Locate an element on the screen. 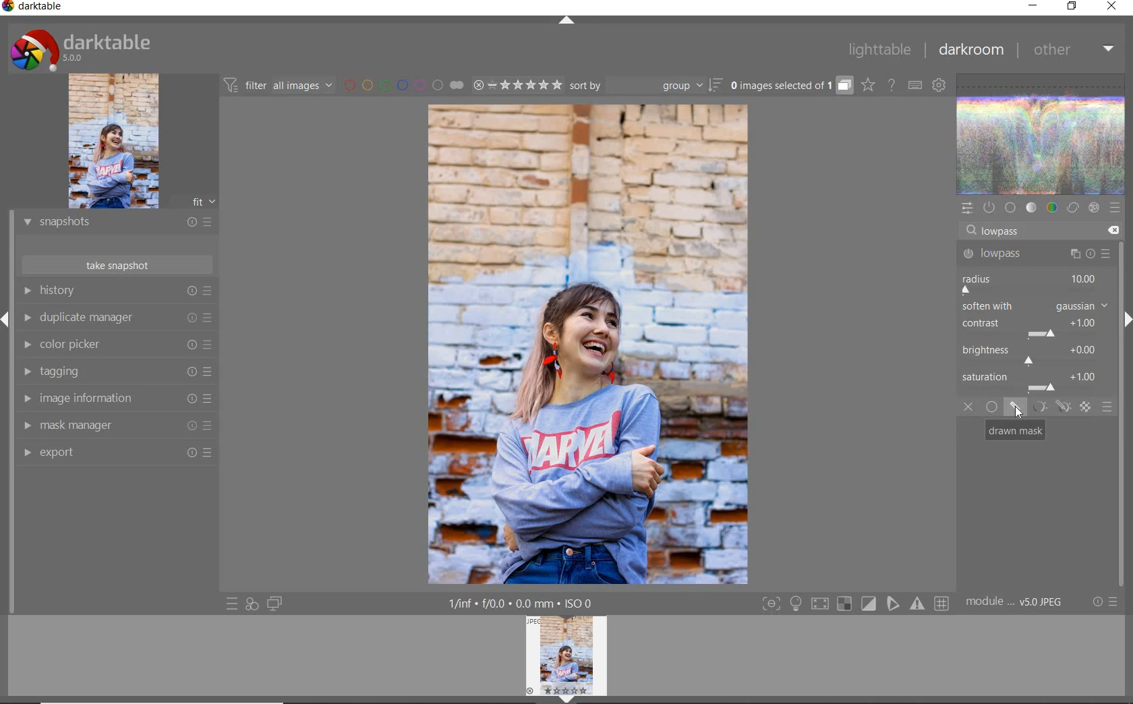  waveform is located at coordinates (1042, 133).